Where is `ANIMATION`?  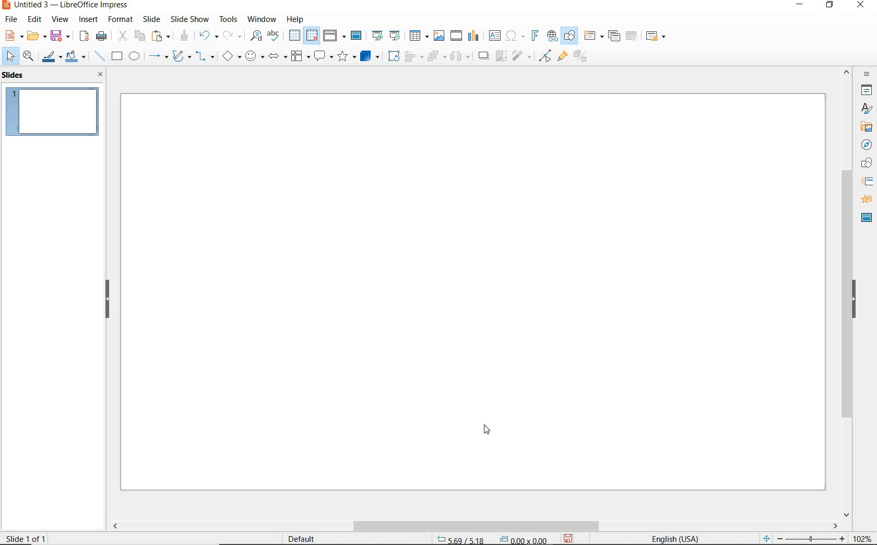
ANIMATION is located at coordinates (867, 200).